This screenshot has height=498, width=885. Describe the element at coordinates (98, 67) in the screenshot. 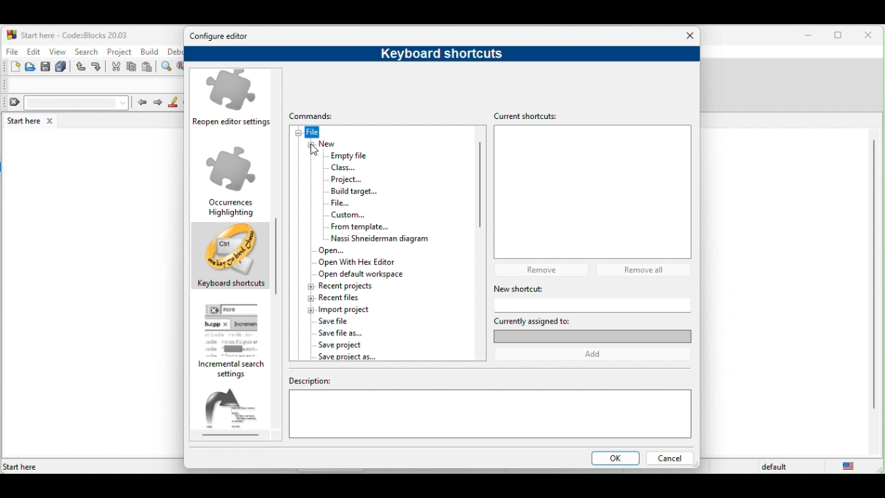

I see `redo` at that location.